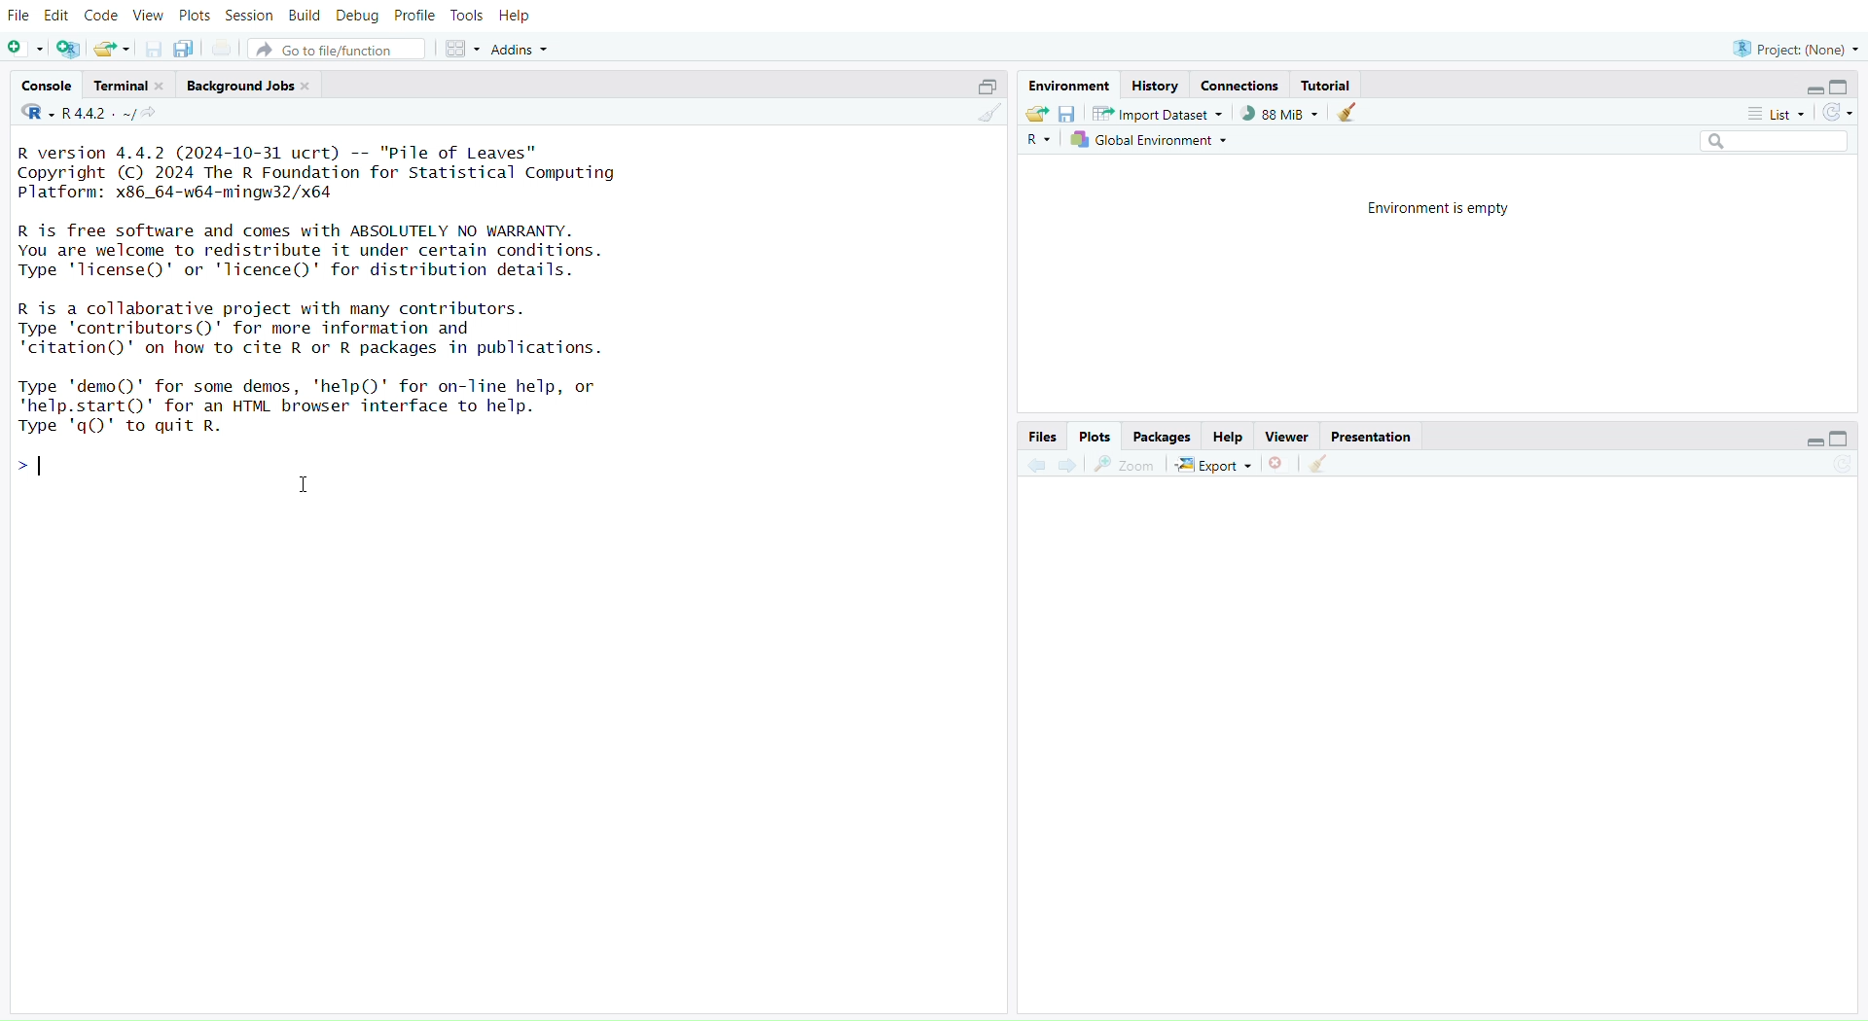 The image size is (1868, 1021). What do you see at coordinates (1812, 442) in the screenshot?
I see `expand` at bounding box center [1812, 442].